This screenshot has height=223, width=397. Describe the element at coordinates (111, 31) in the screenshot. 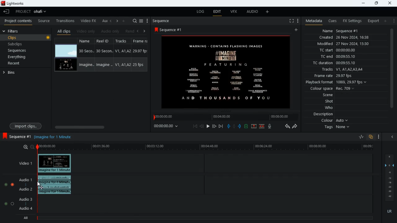

I see `audio only` at that location.